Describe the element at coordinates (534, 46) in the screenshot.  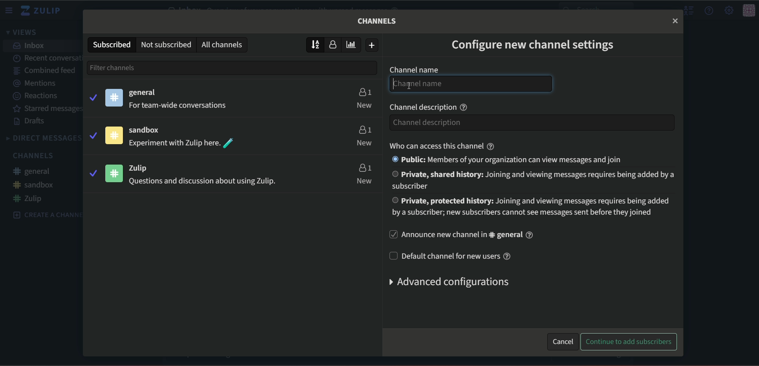
I see `Configure new channel settings` at that location.